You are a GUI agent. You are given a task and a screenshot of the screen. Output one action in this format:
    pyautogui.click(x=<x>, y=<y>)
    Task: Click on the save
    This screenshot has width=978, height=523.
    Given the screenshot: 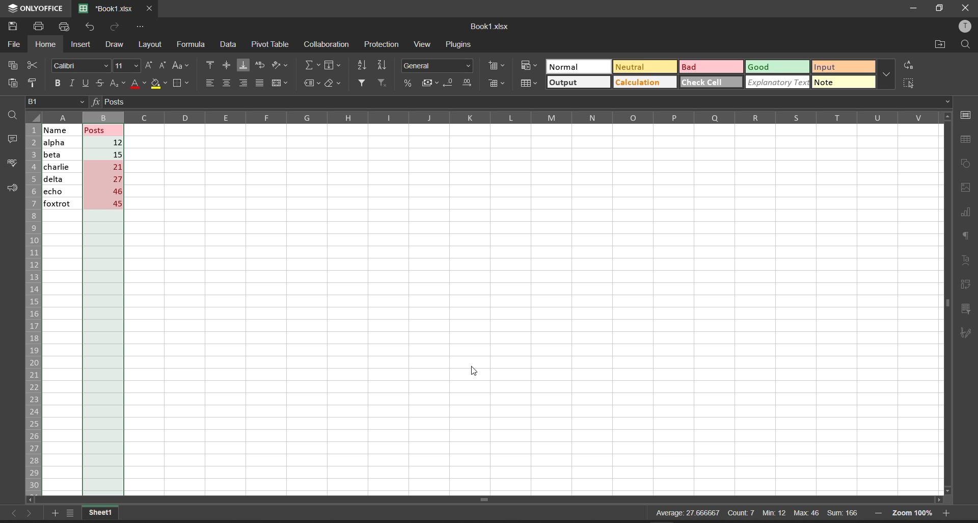 What is the action you would take?
    pyautogui.click(x=14, y=27)
    